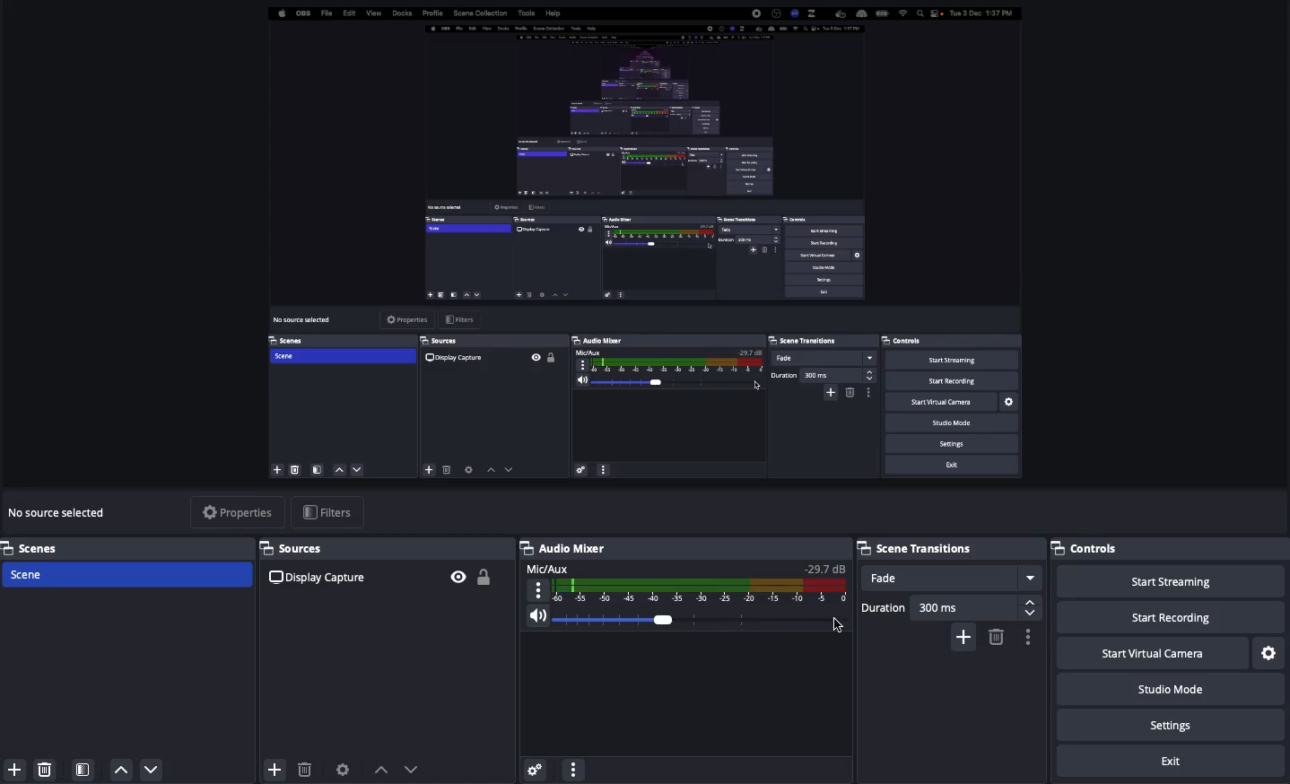  Describe the element at coordinates (963, 638) in the screenshot. I see `Add` at that location.